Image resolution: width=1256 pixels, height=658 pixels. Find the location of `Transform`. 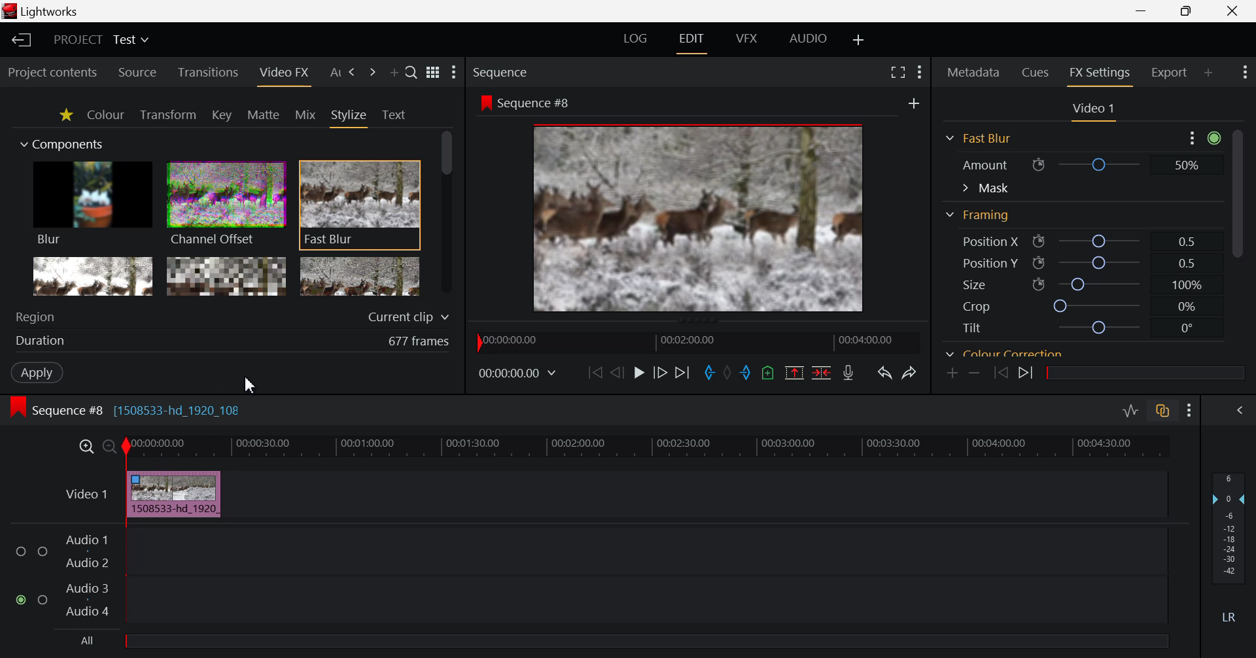

Transform is located at coordinates (169, 114).